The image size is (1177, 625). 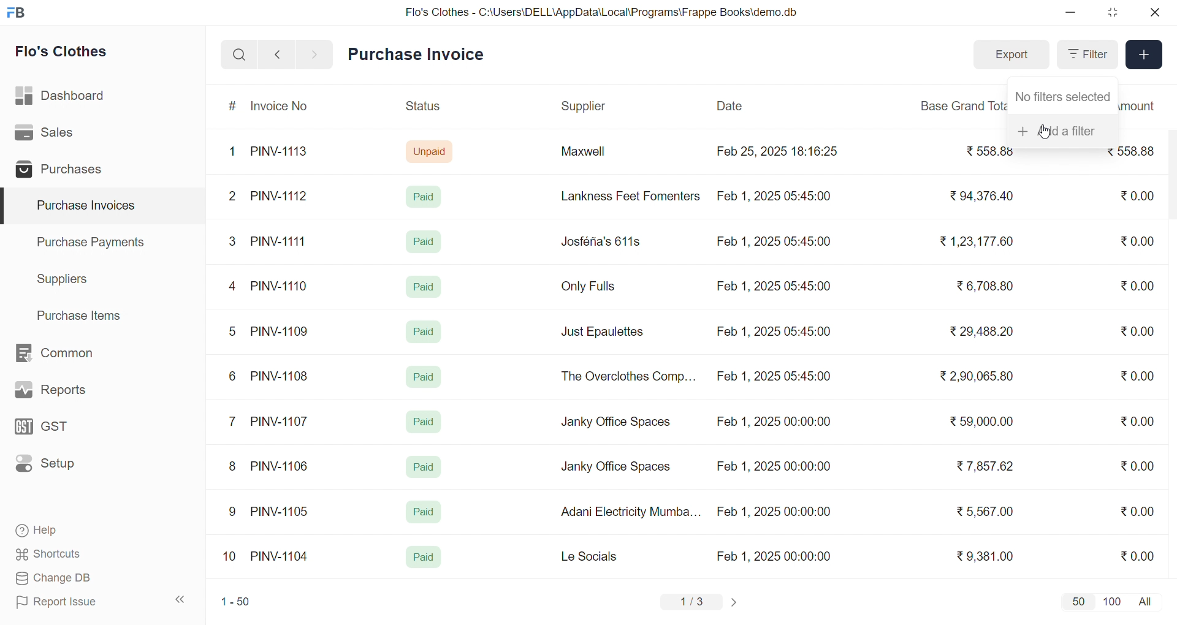 I want to click on Add, so click(x=1145, y=55).